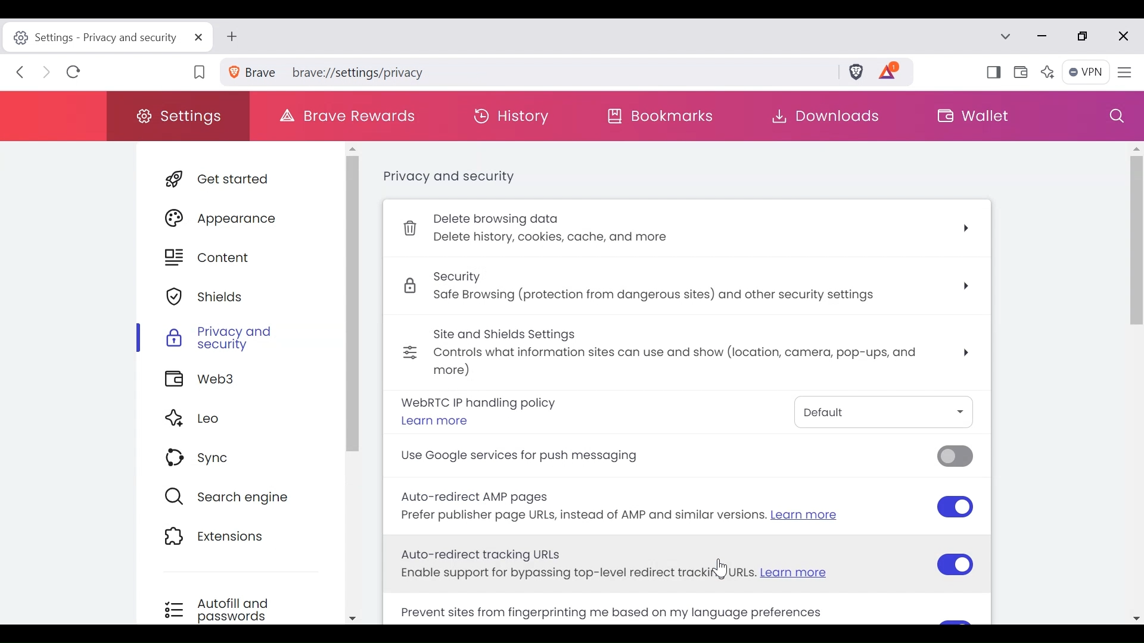  What do you see at coordinates (1086, 73) in the screenshot?
I see `VPN` at bounding box center [1086, 73].